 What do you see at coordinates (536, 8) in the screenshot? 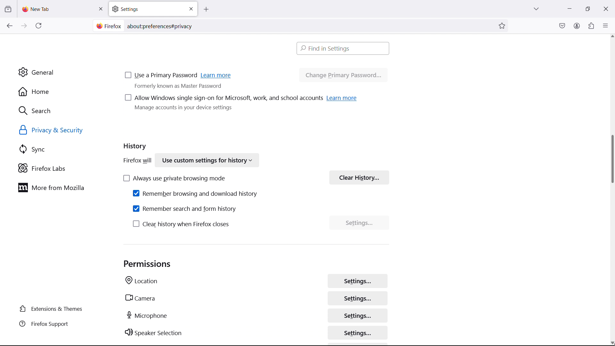
I see `list all tabs` at bounding box center [536, 8].